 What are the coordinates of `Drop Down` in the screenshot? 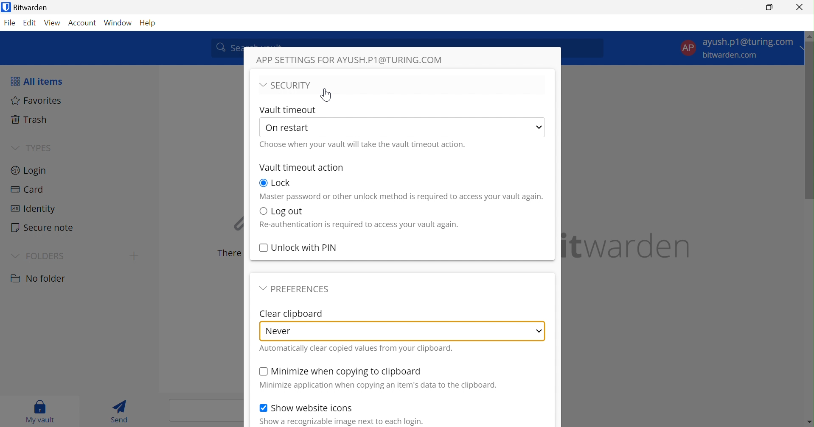 It's located at (15, 148).